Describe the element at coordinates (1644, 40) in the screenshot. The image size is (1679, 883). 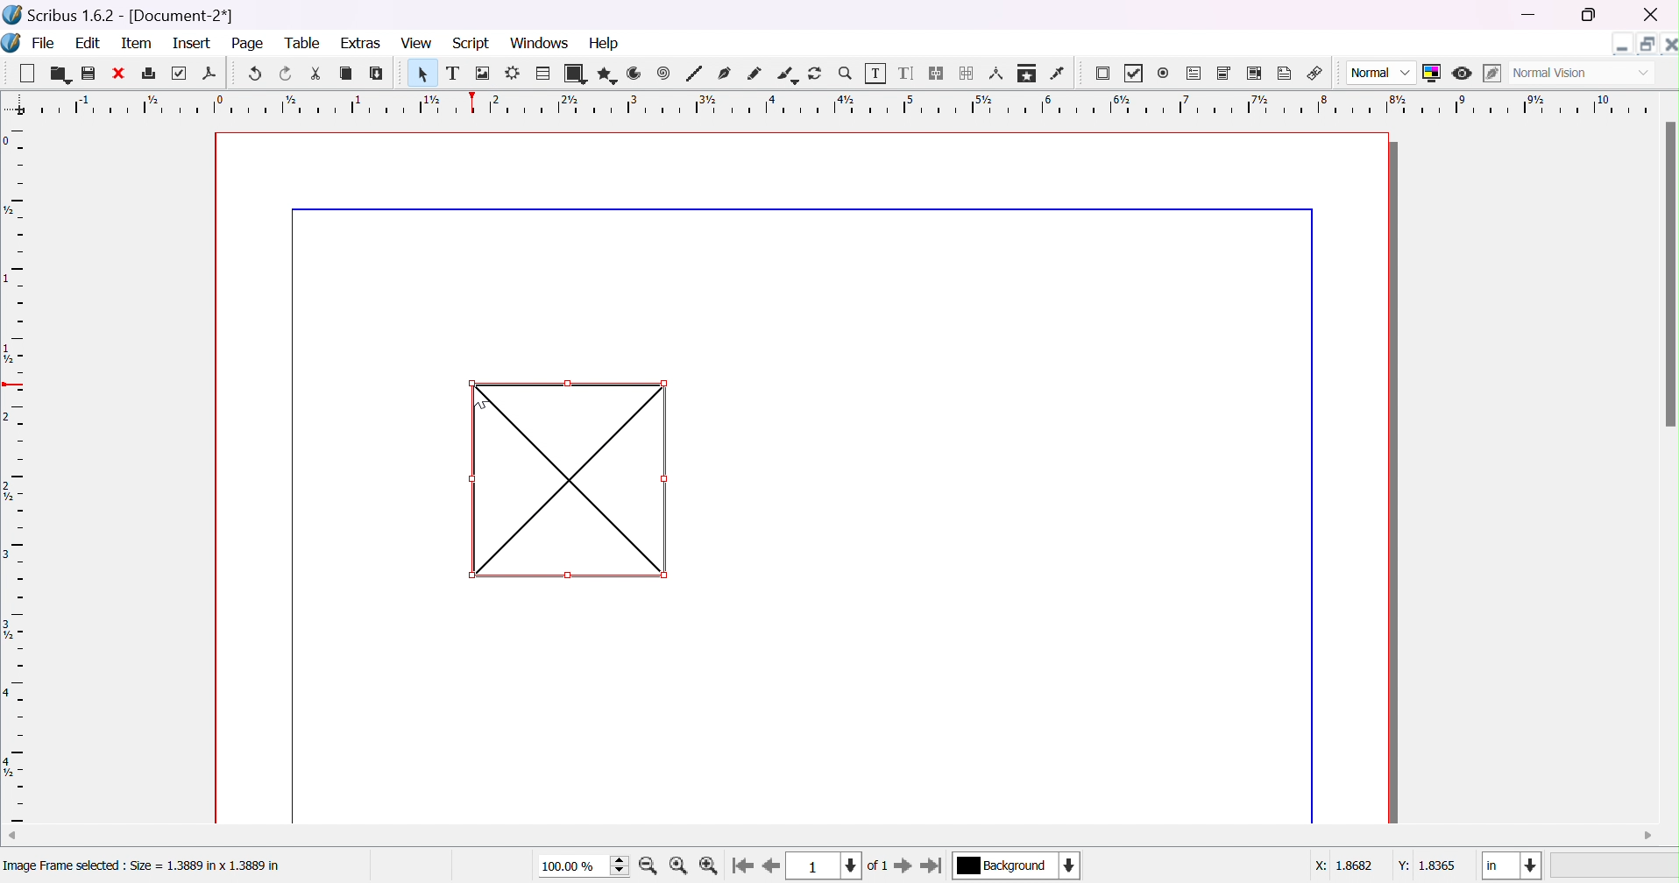
I see `restore down` at that location.